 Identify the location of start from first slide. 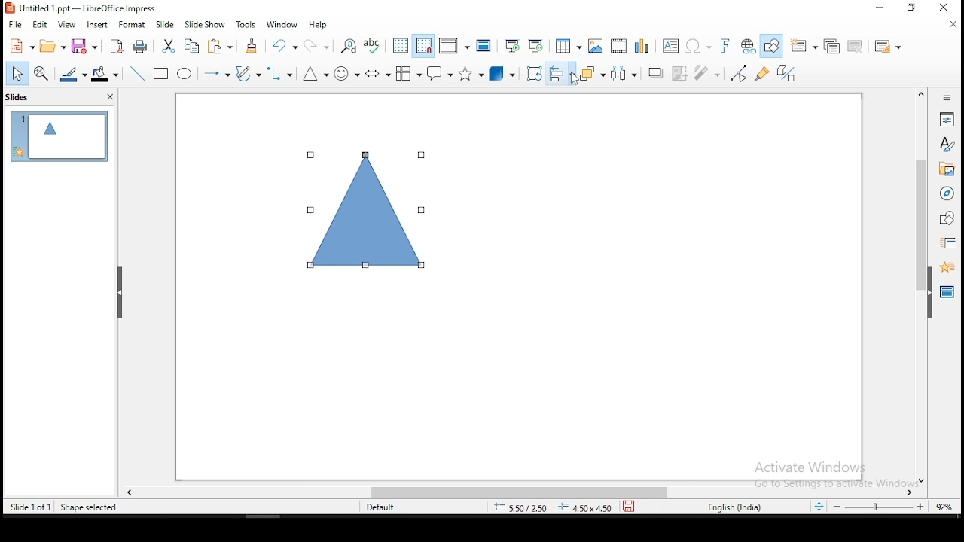
(512, 45).